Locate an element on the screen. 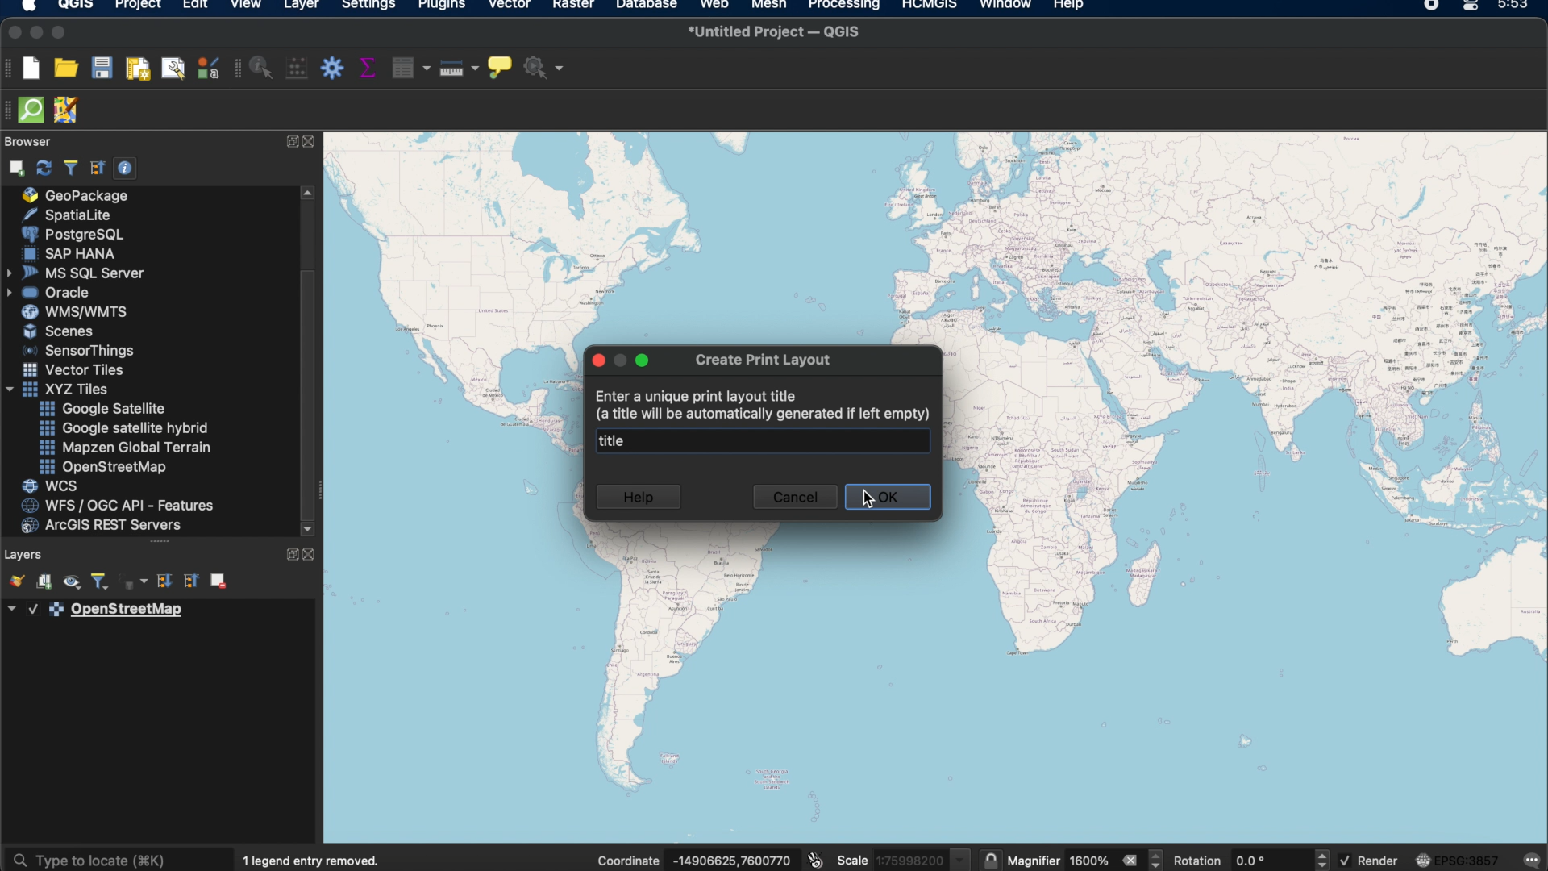  show layout manager is located at coordinates (173, 68).